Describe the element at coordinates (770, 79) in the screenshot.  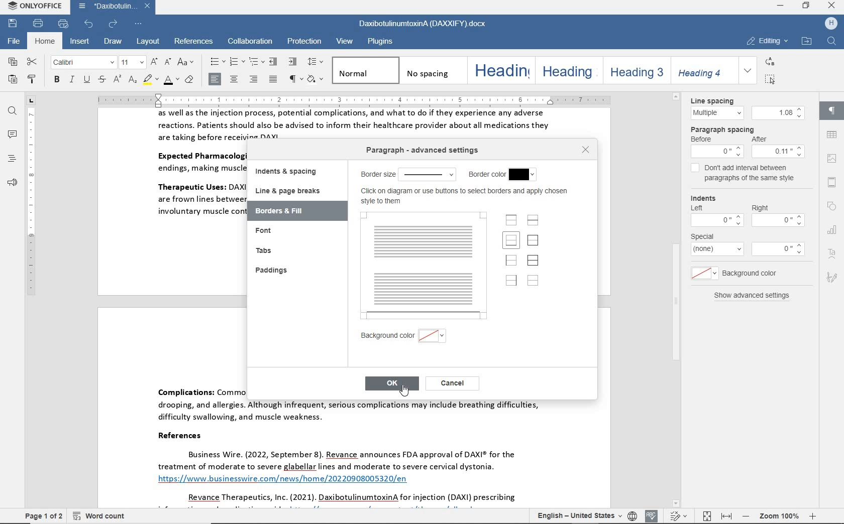
I see `select all` at that location.